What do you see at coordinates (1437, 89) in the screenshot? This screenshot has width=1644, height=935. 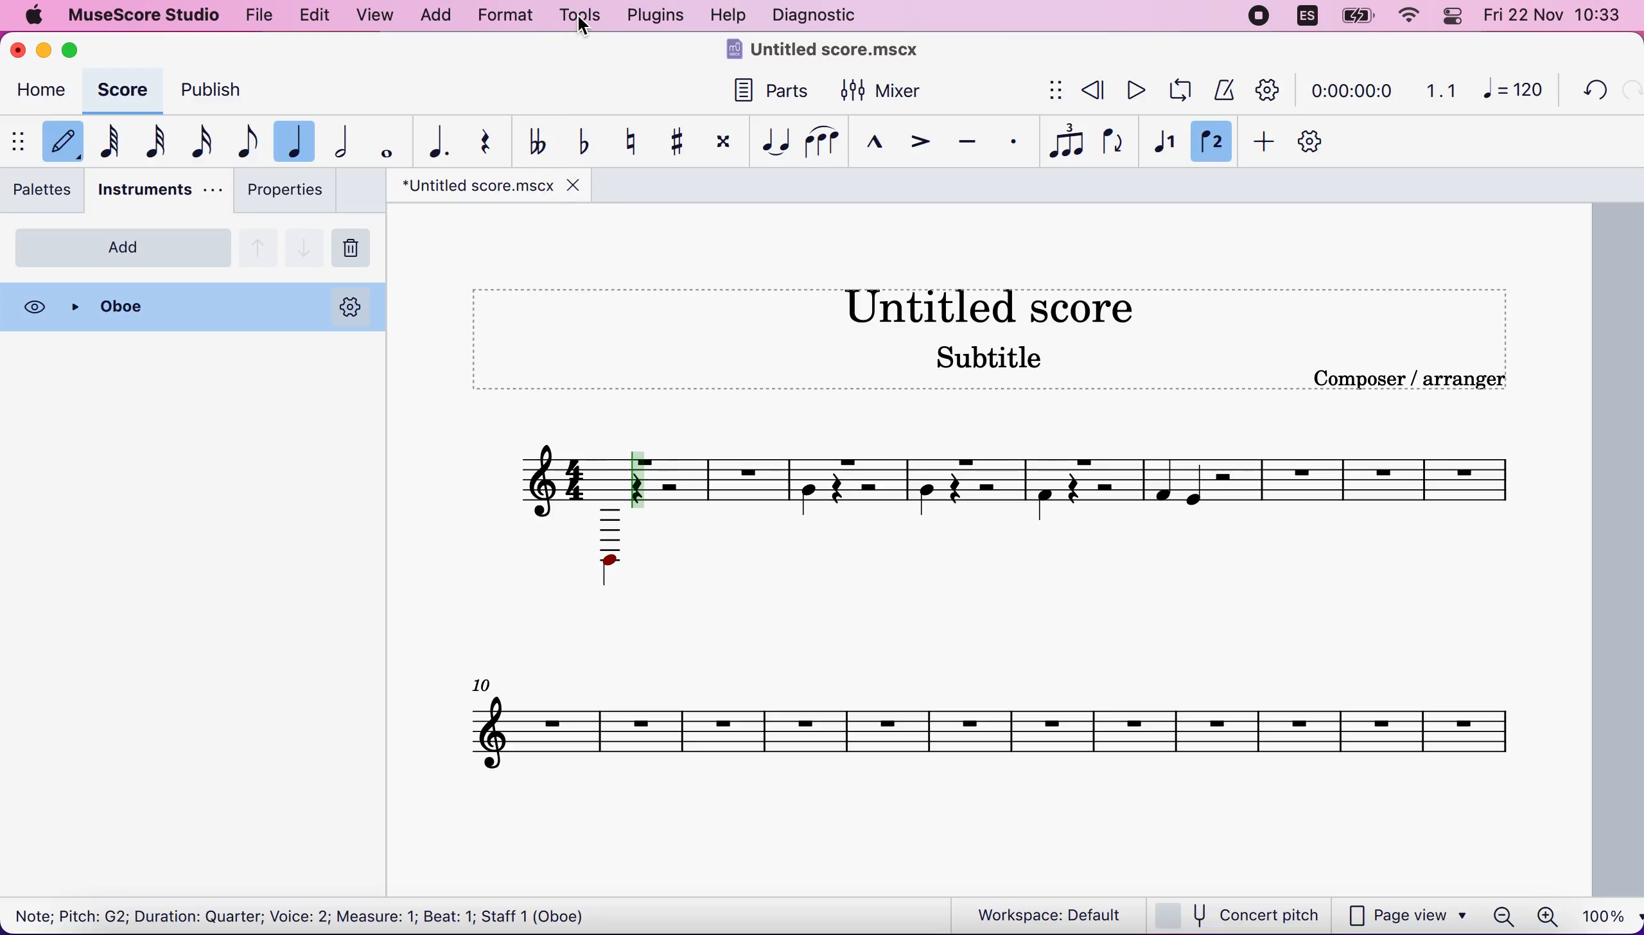 I see `1.1` at bounding box center [1437, 89].